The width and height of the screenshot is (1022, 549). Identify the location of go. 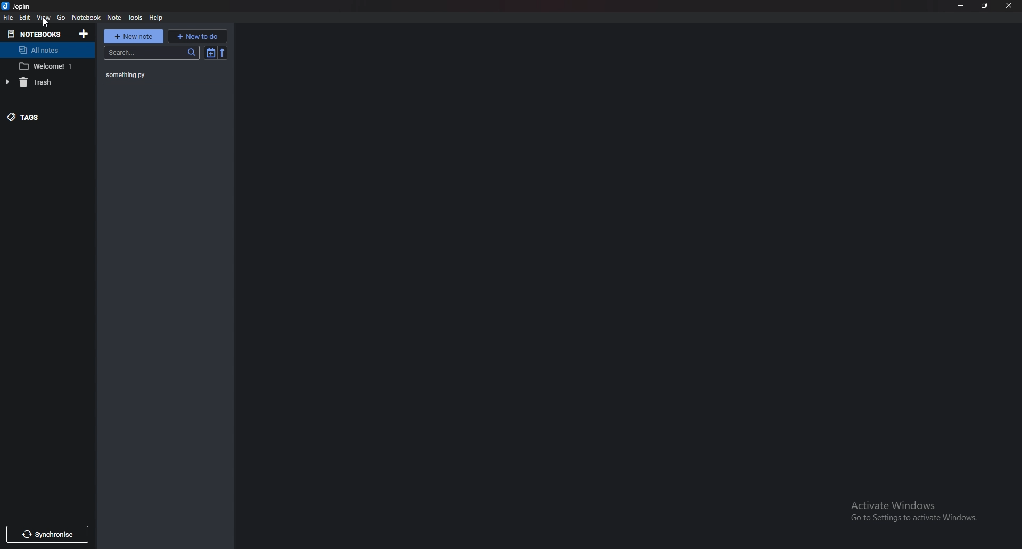
(62, 16).